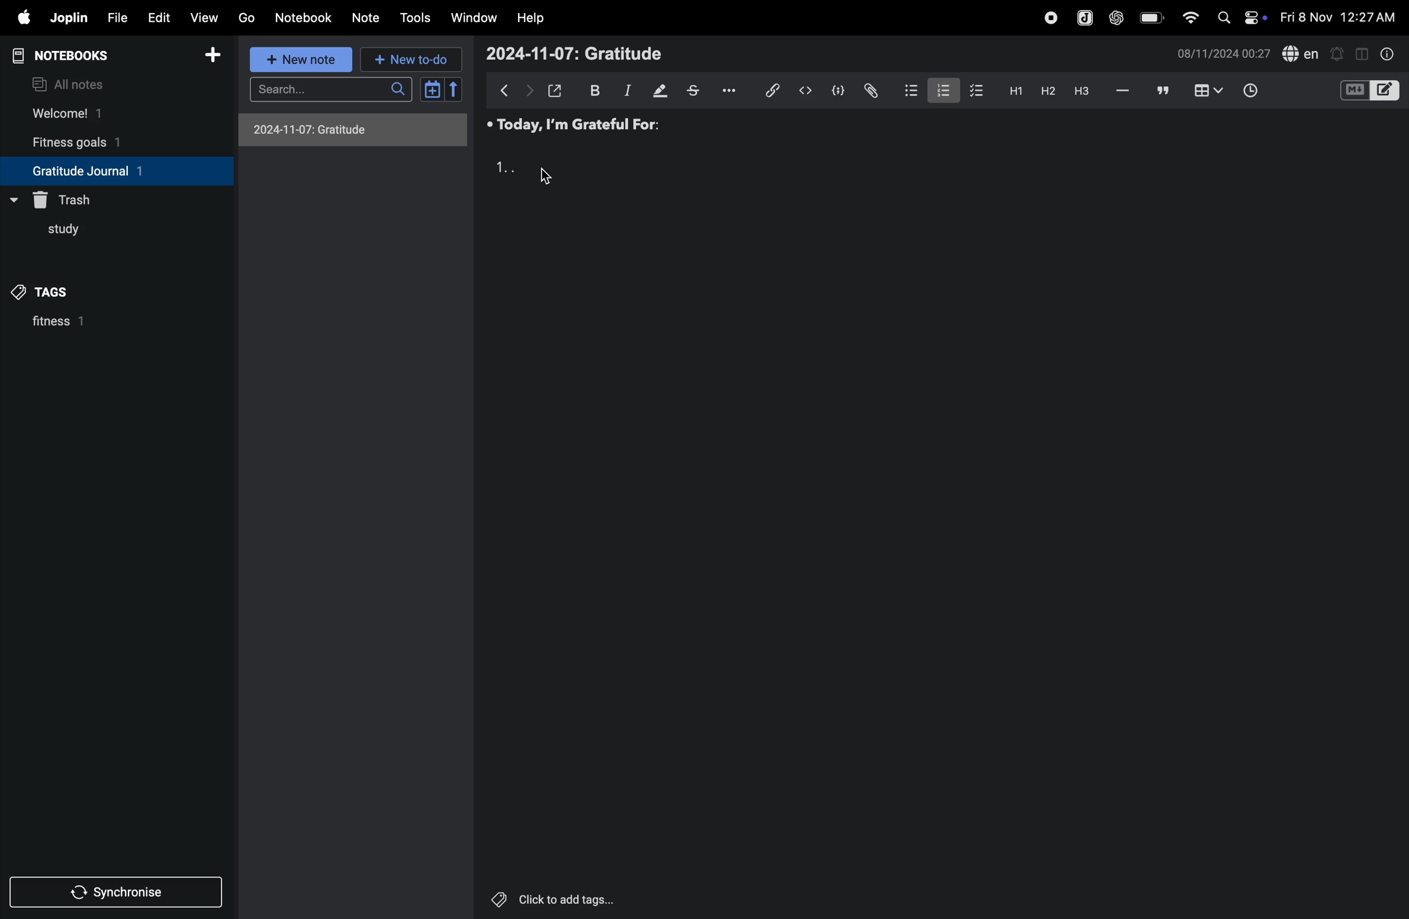  Describe the element at coordinates (1163, 91) in the screenshot. I see `blockquote` at that location.